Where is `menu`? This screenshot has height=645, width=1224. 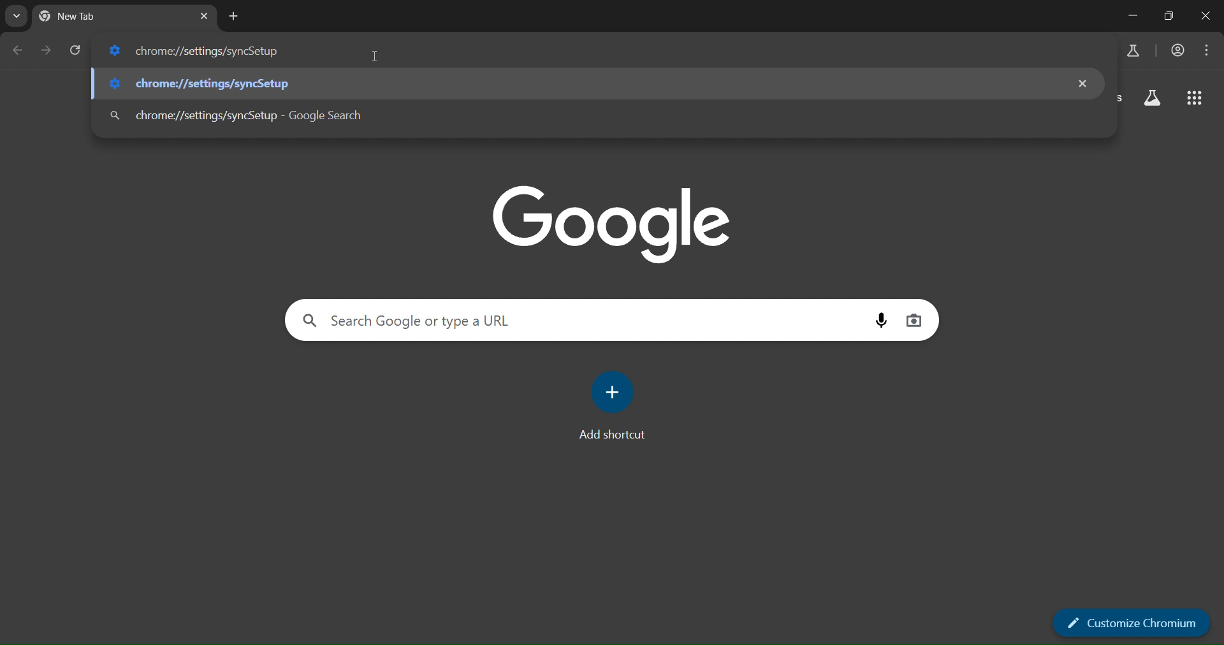 menu is located at coordinates (1208, 48).